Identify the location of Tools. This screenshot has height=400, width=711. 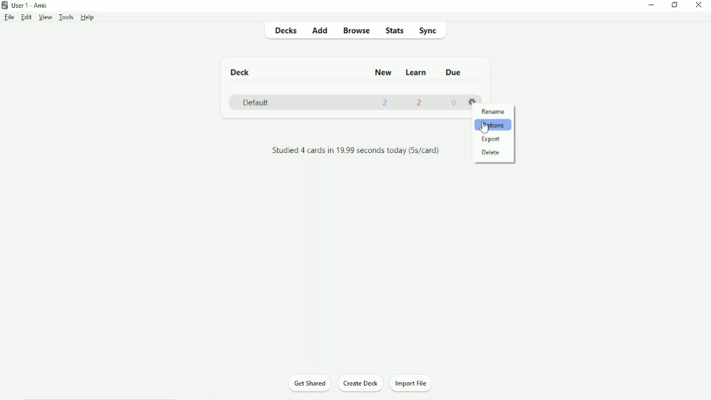
(67, 18).